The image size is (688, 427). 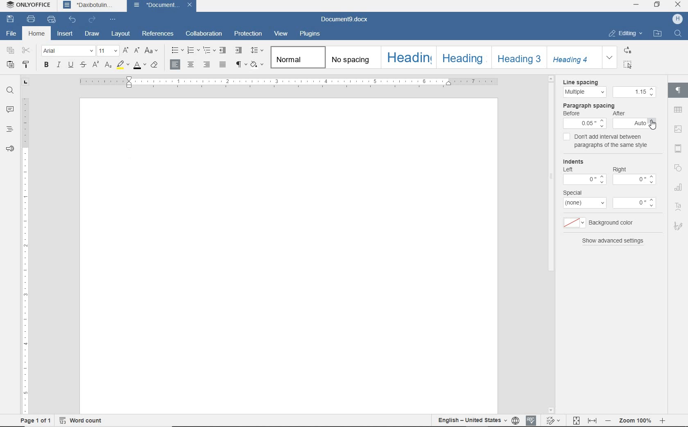 I want to click on justified, so click(x=224, y=65).